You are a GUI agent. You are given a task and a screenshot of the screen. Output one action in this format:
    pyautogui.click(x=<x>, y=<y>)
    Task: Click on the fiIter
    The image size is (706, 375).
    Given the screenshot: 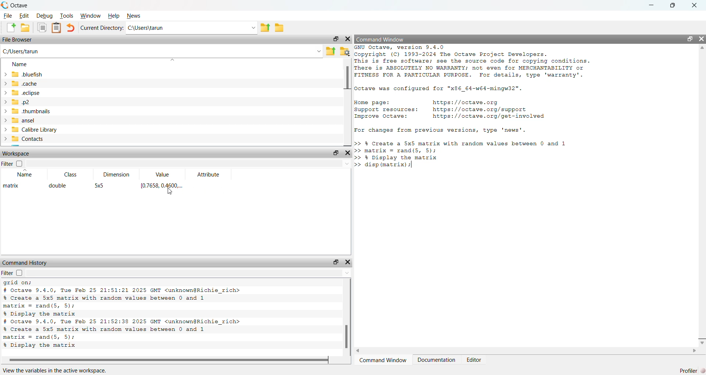 What is the action you would take?
    pyautogui.click(x=17, y=273)
    